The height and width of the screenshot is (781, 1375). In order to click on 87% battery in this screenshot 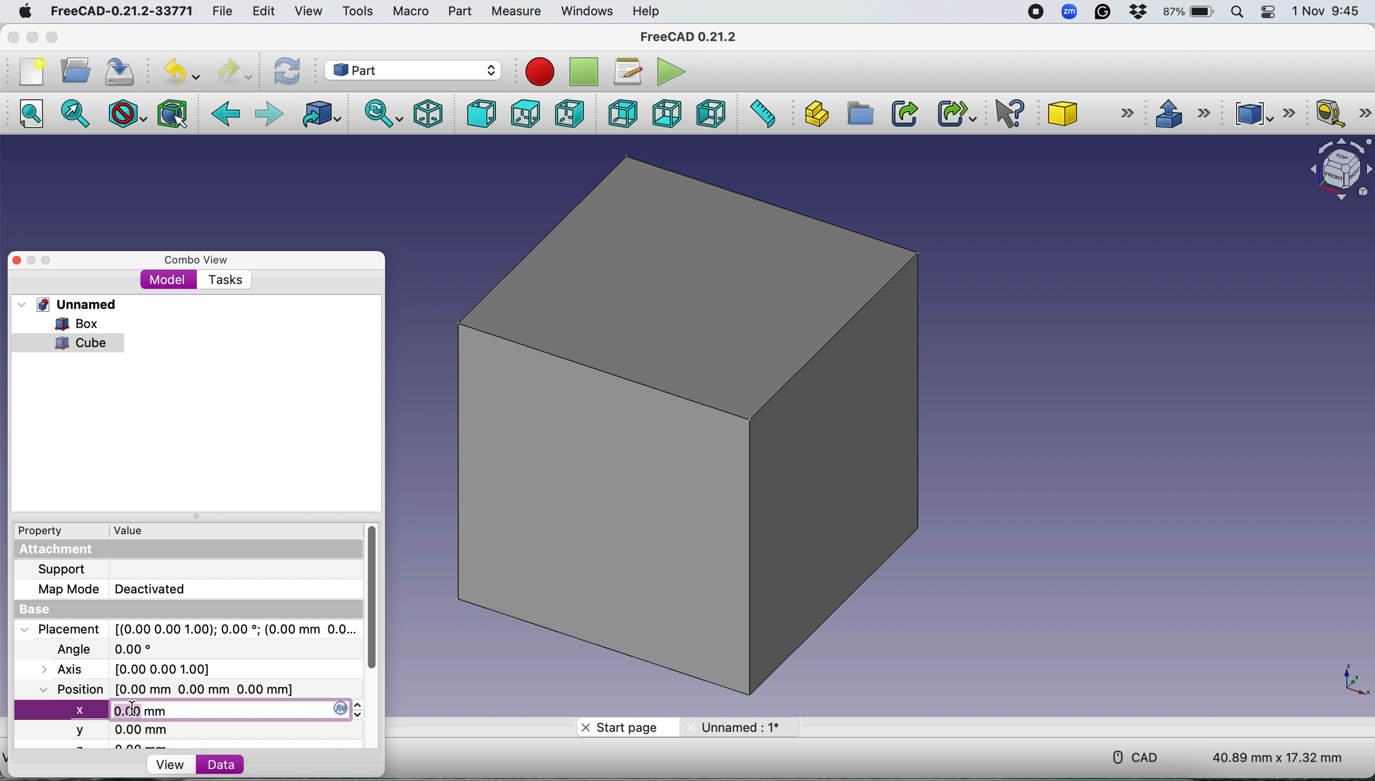, I will do `click(1190, 12)`.